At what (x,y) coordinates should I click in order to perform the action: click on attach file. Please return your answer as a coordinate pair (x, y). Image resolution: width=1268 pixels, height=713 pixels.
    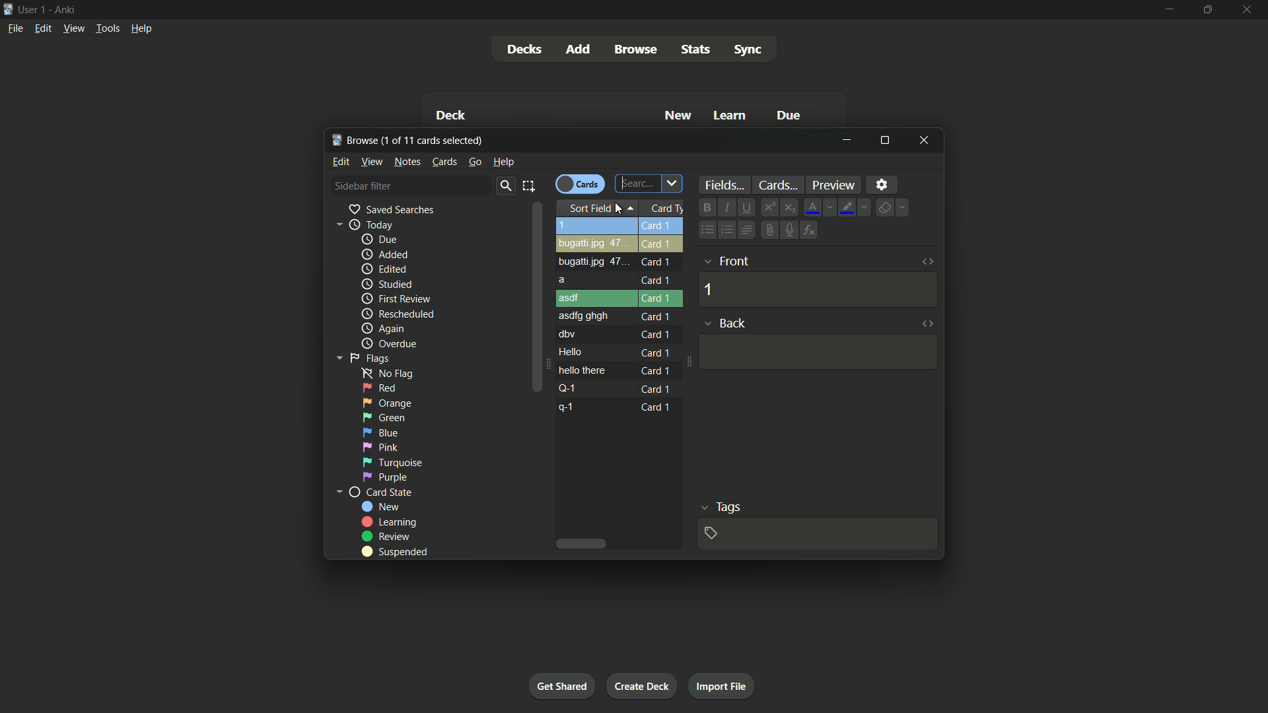
    Looking at the image, I should click on (768, 230).